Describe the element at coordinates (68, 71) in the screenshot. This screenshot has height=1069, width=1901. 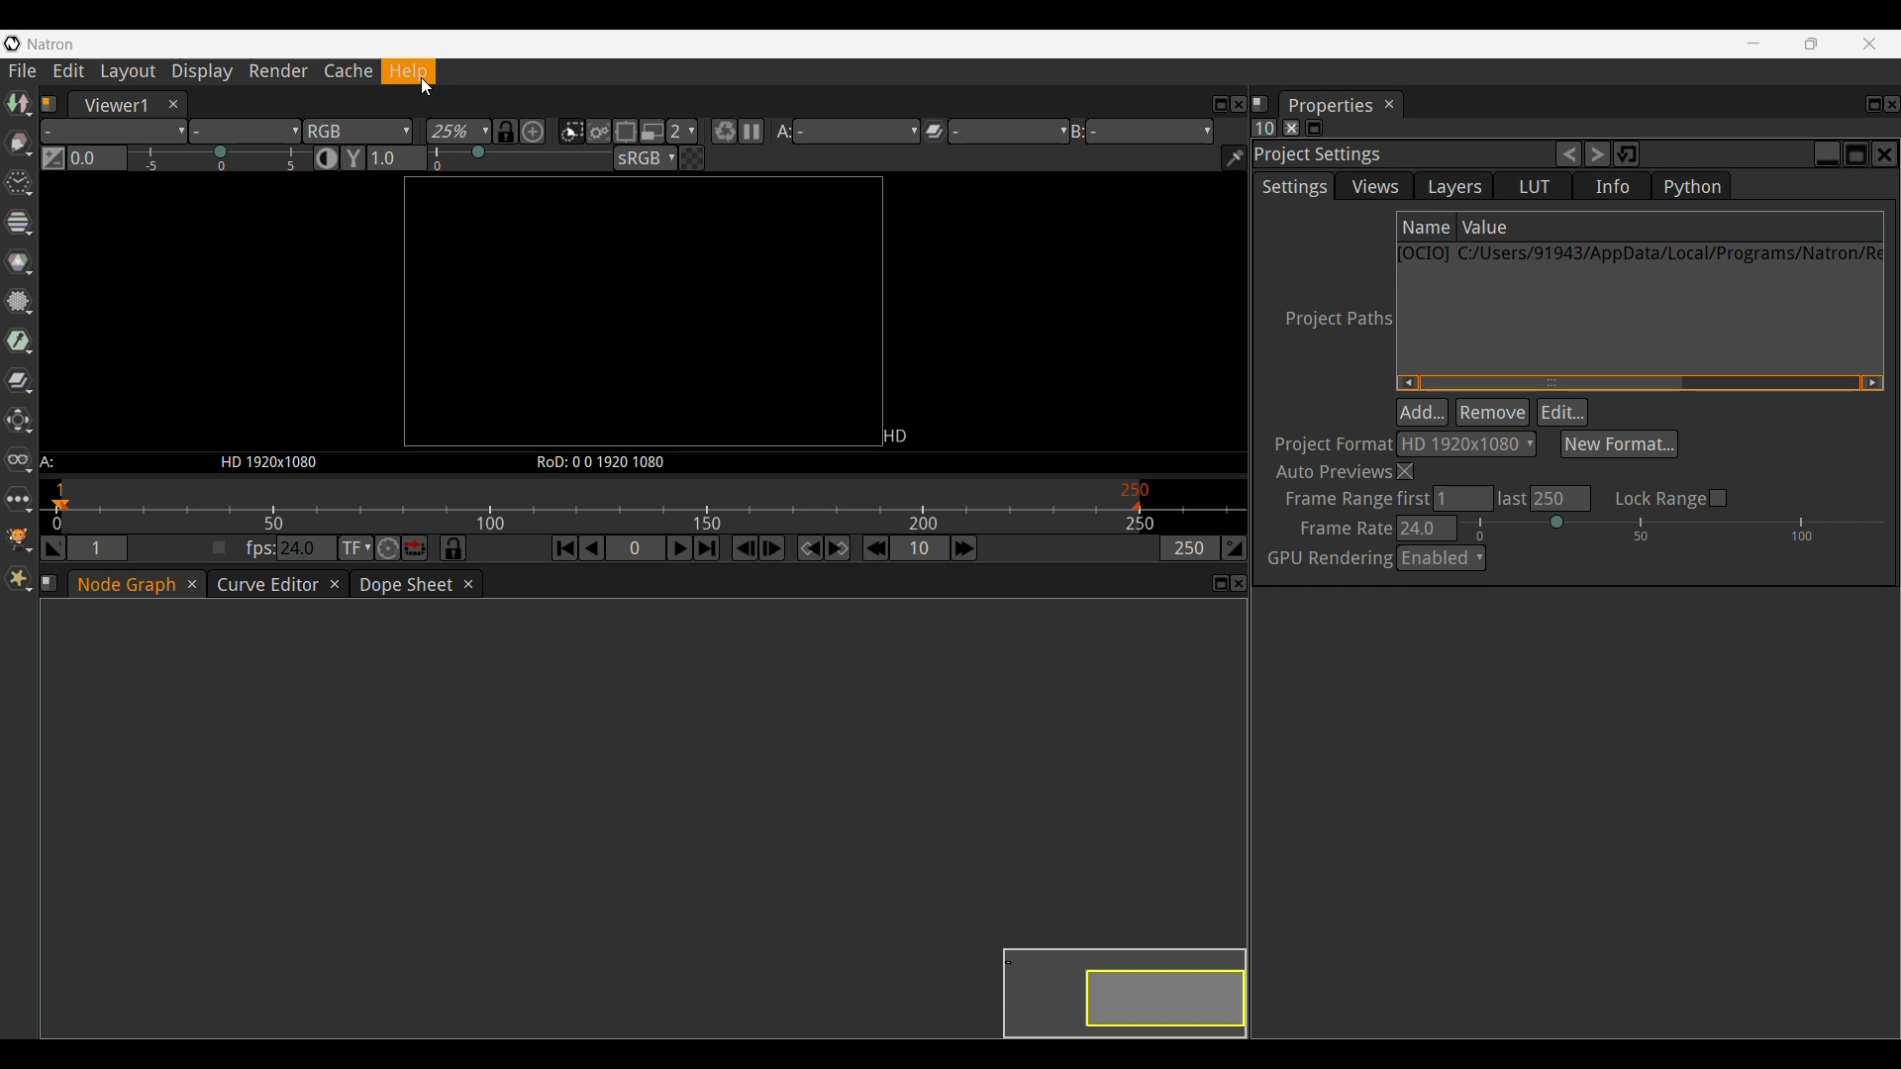
I see `Edit menu` at that location.